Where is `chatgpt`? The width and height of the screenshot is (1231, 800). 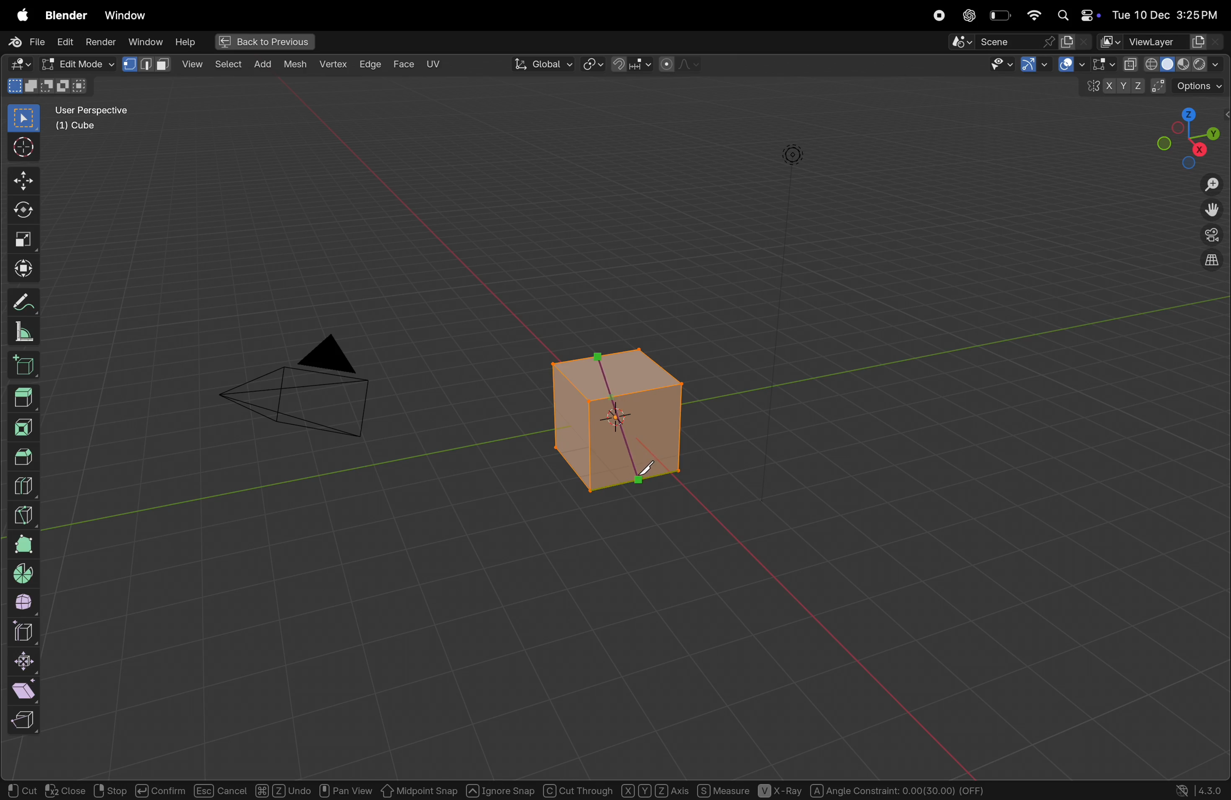
chatgpt is located at coordinates (969, 15).